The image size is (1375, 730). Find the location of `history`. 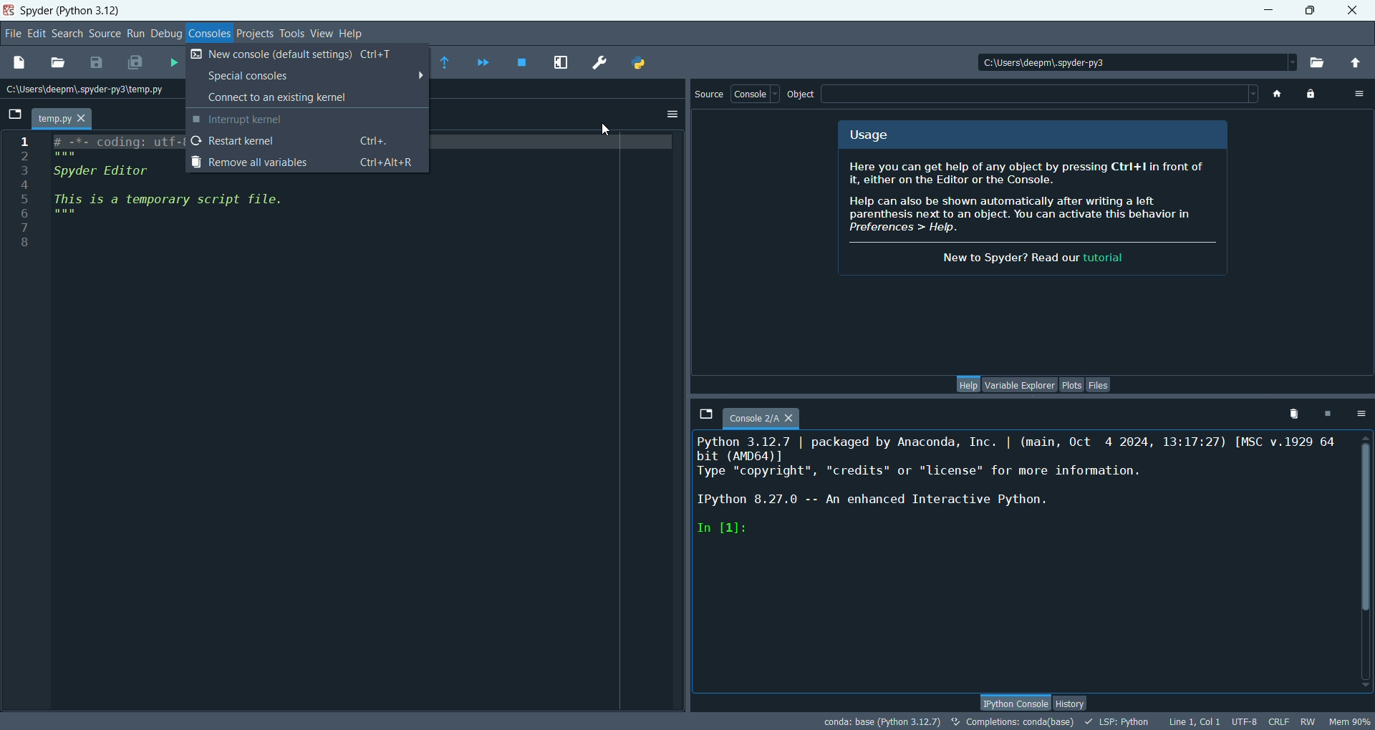

history is located at coordinates (1071, 701).